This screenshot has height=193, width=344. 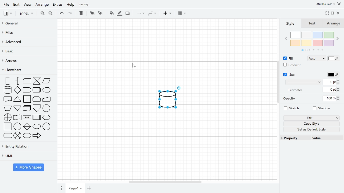 What do you see at coordinates (317, 59) in the screenshot?
I see `Fill style` at bounding box center [317, 59].